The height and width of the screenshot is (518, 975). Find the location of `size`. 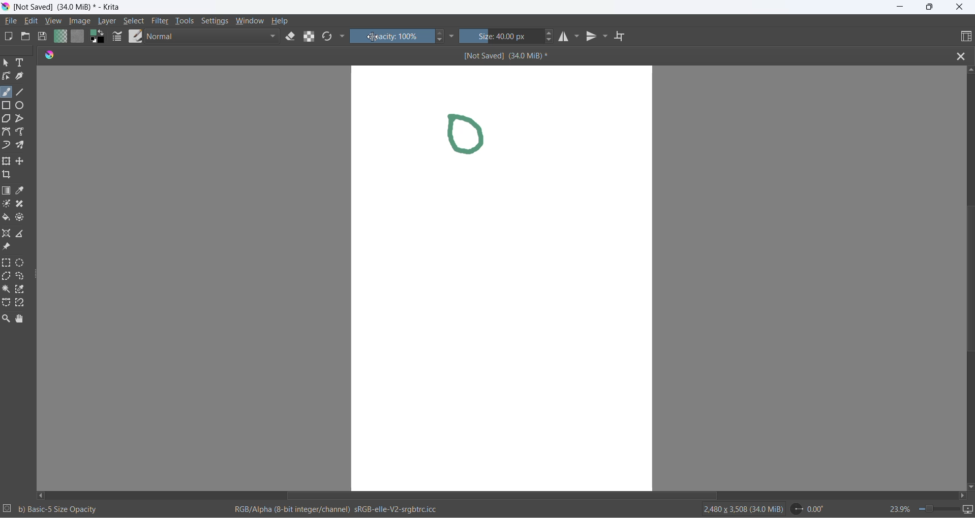

size is located at coordinates (503, 36).